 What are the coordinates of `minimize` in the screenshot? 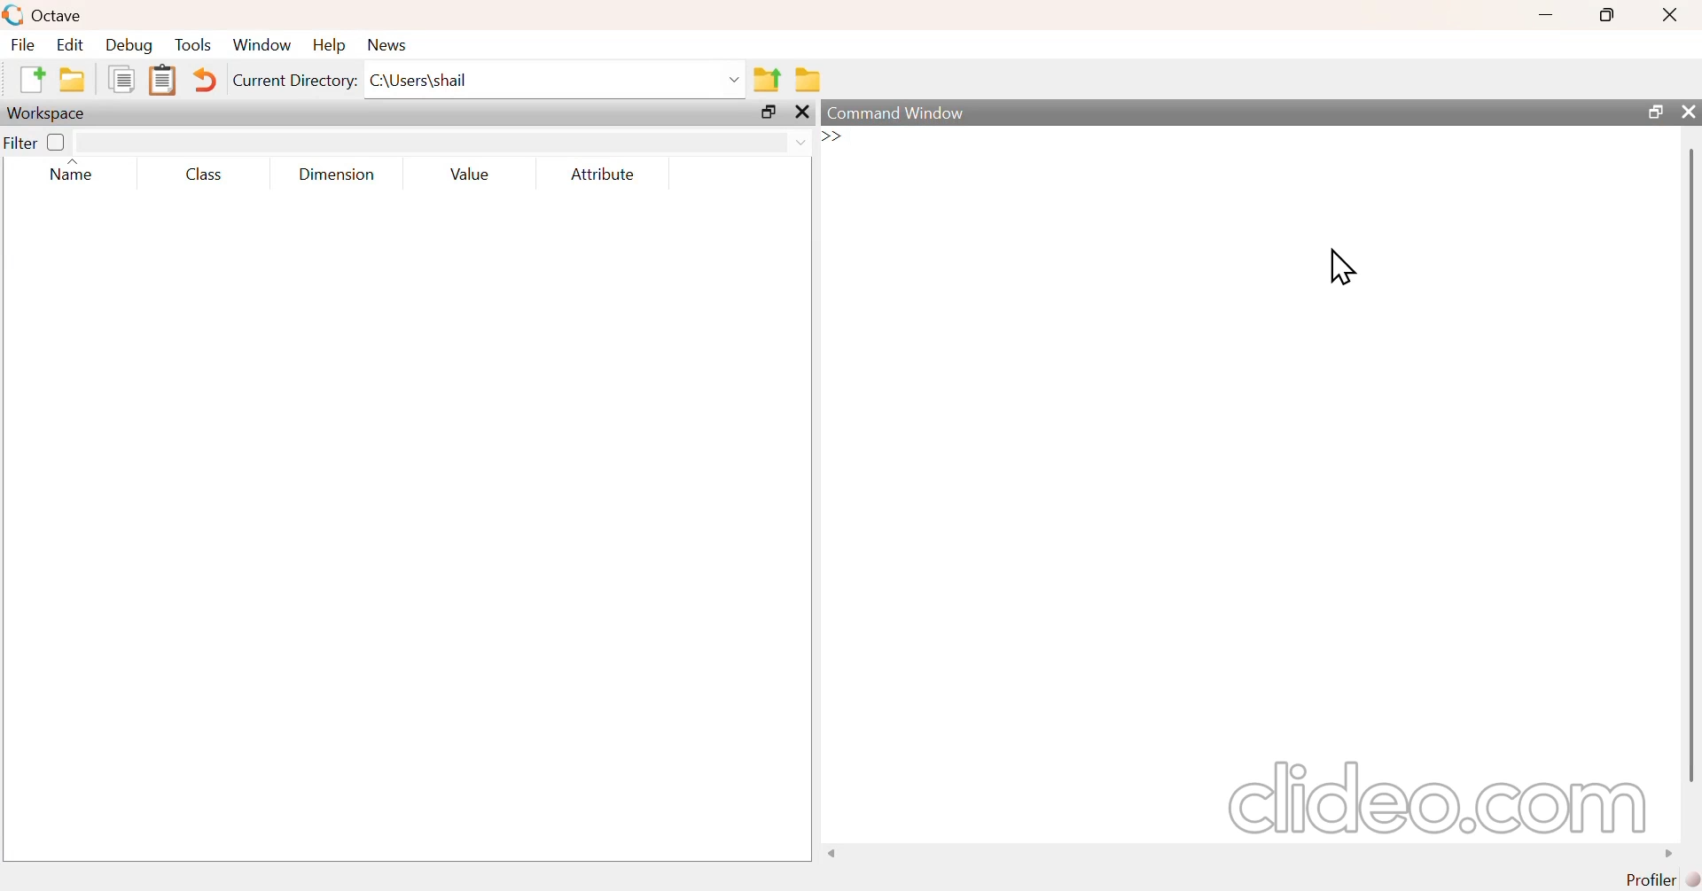 It's located at (1545, 15).